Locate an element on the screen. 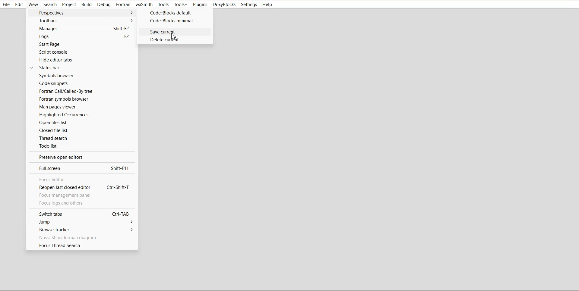 This screenshot has height=291, width=579. Closed file list is located at coordinates (82, 130).